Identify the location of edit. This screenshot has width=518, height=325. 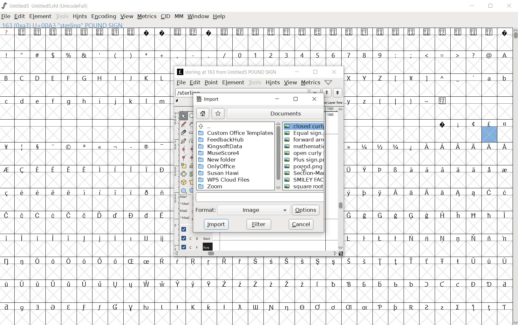
(20, 17).